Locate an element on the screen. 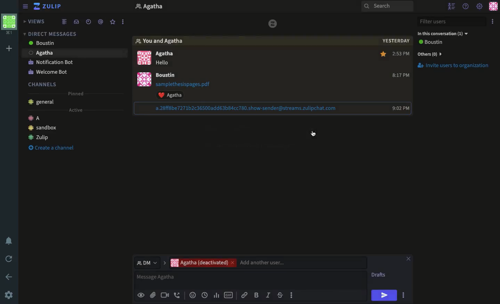 The height and width of the screenshot is (304, 500). Audio call is located at coordinates (177, 296).